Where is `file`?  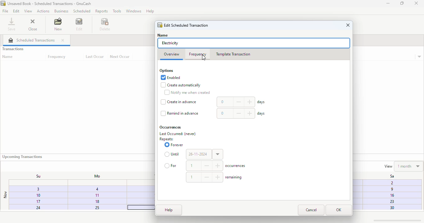 file is located at coordinates (5, 11).